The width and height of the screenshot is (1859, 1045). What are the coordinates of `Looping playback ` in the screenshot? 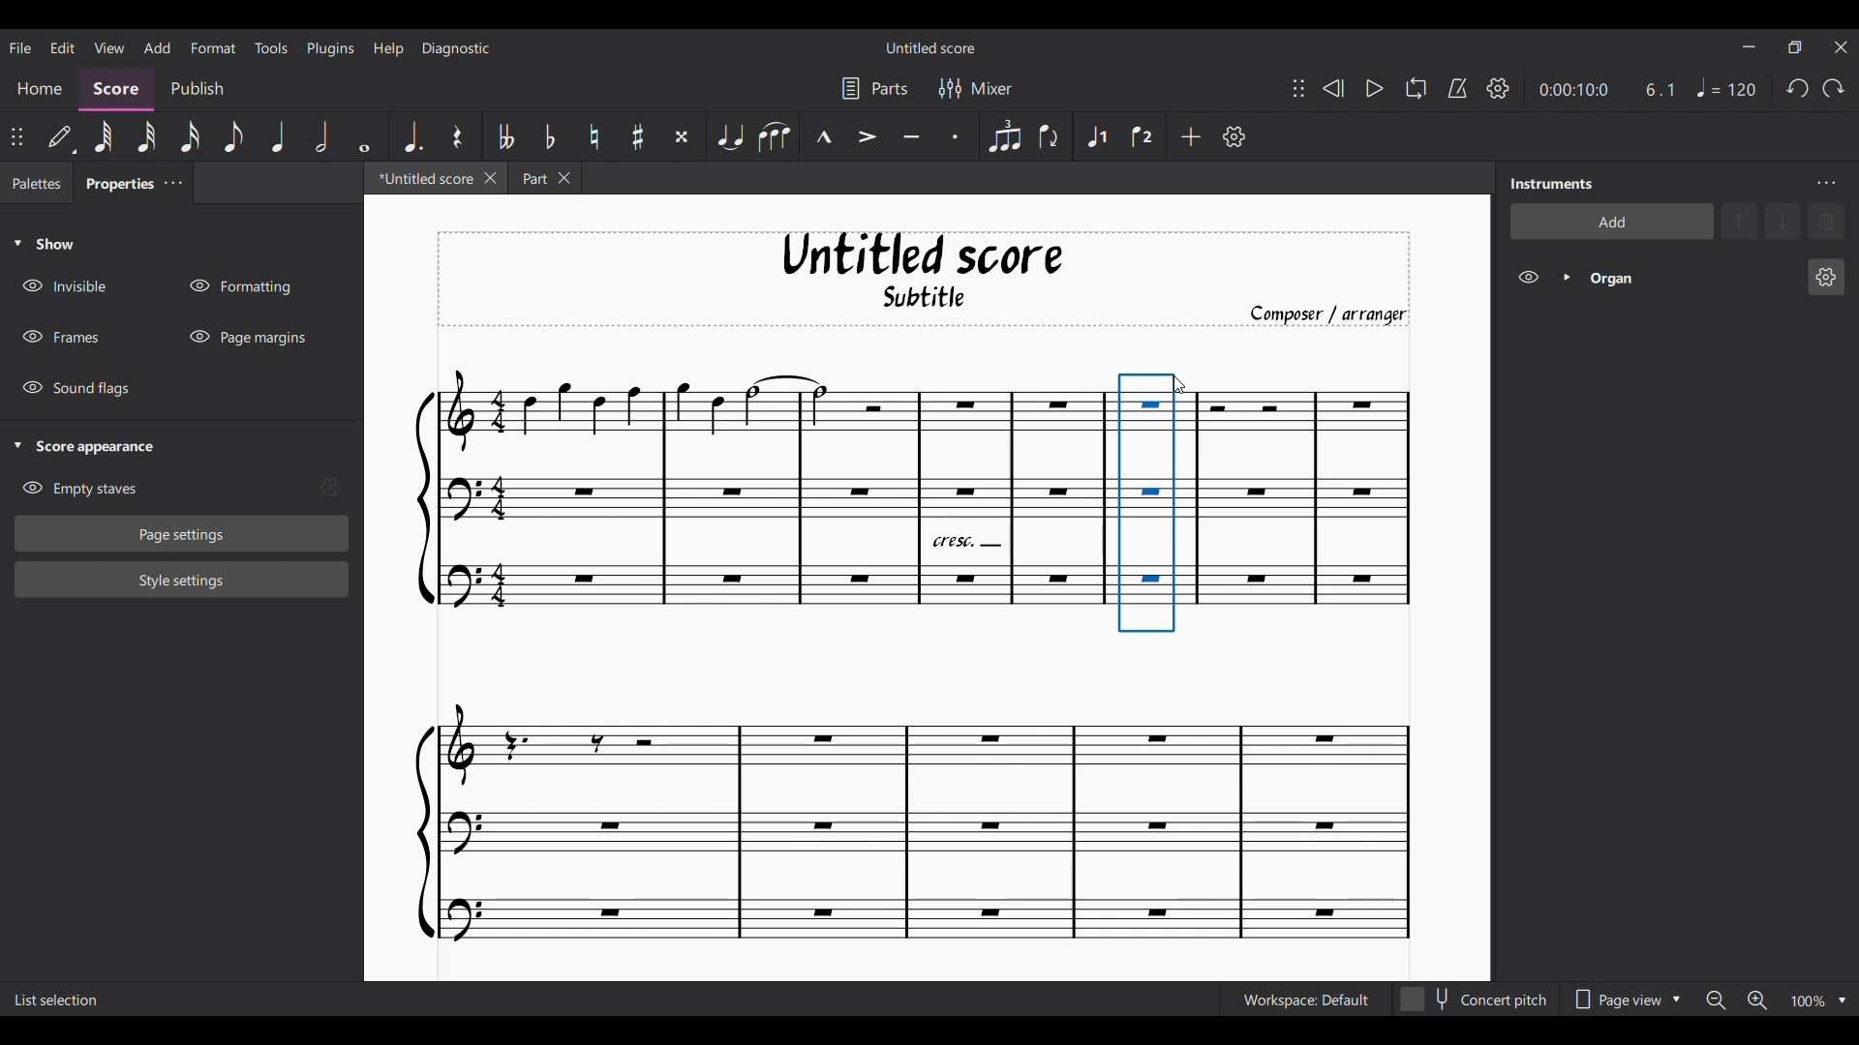 It's located at (1416, 88).